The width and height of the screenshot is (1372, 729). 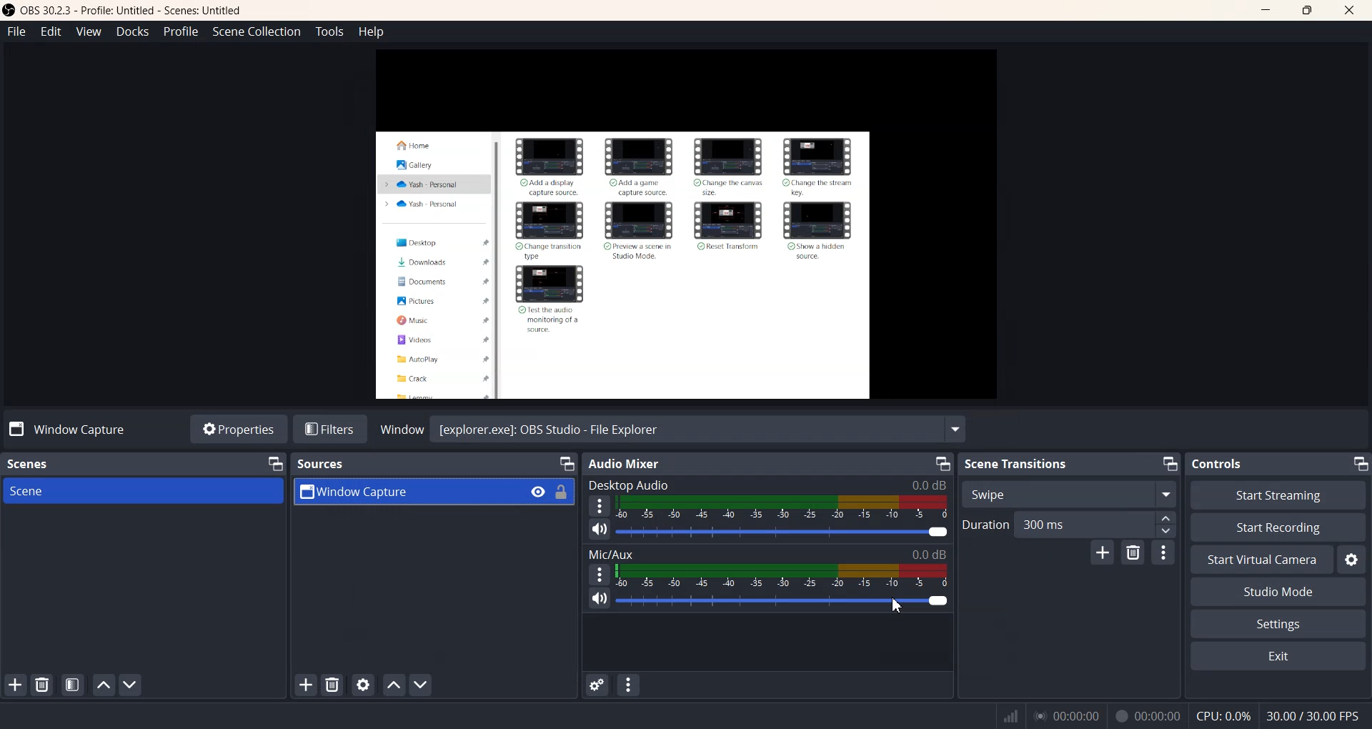 What do you see at coordinates (89, 31) in the screenshot?
I see `View` at bounding box center [89, 31].